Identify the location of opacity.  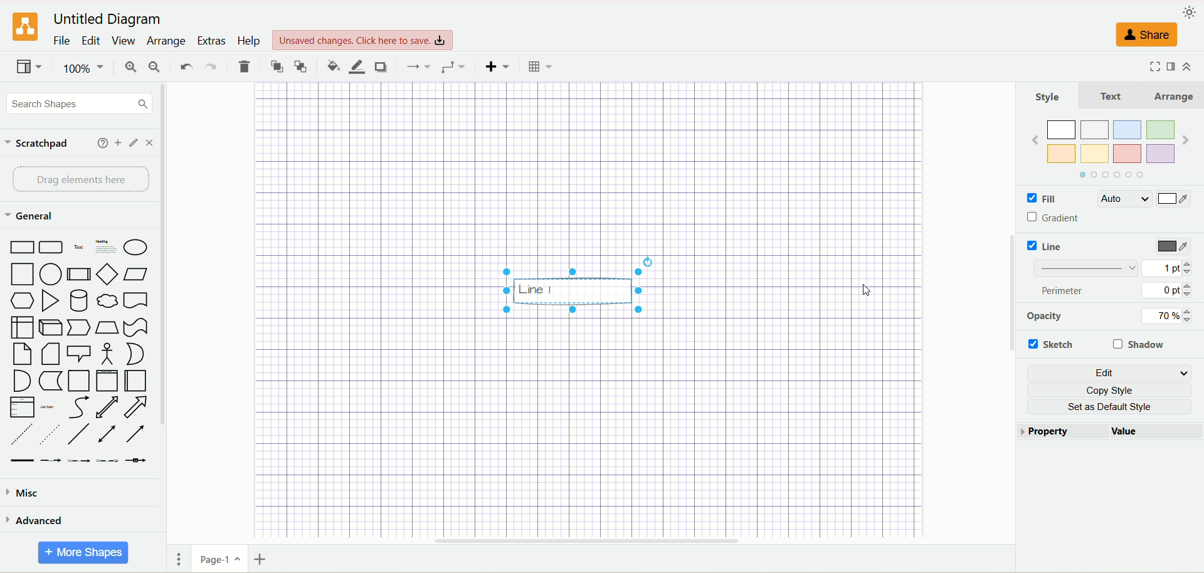
(1043, 317).